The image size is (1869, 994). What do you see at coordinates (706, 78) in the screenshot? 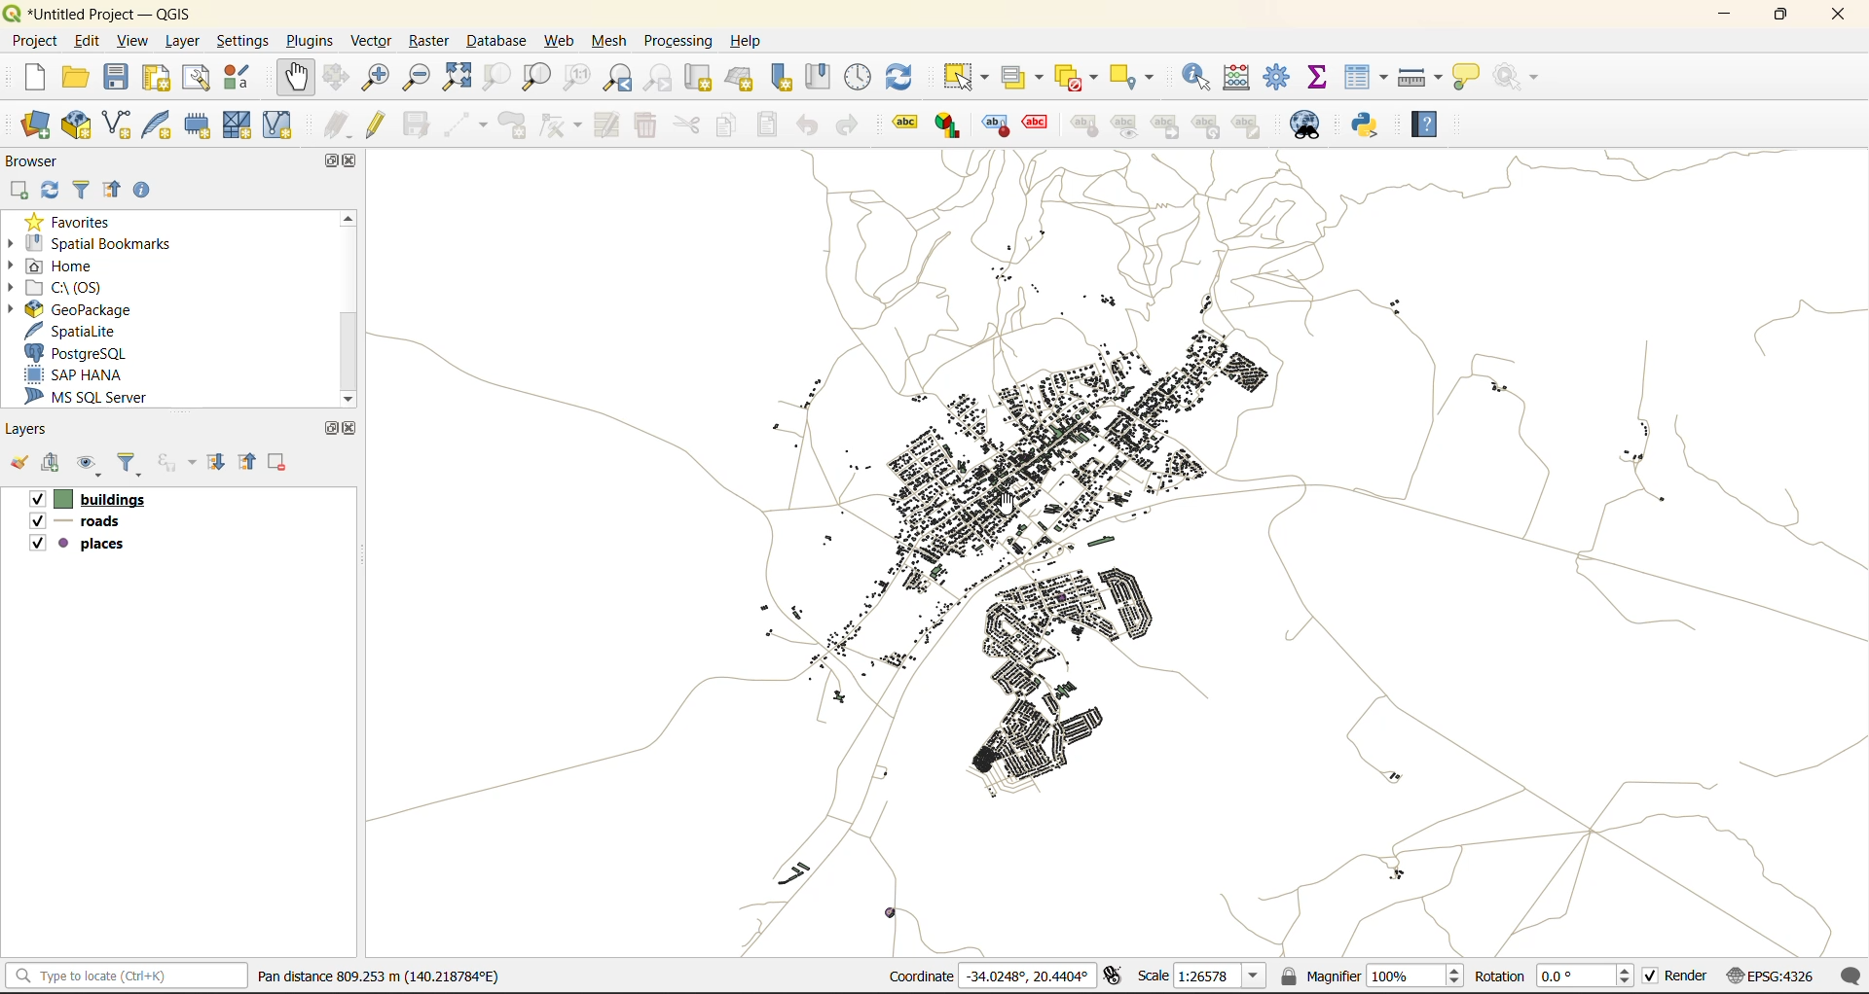
I see `new map view` at bounding box center [706, 78].